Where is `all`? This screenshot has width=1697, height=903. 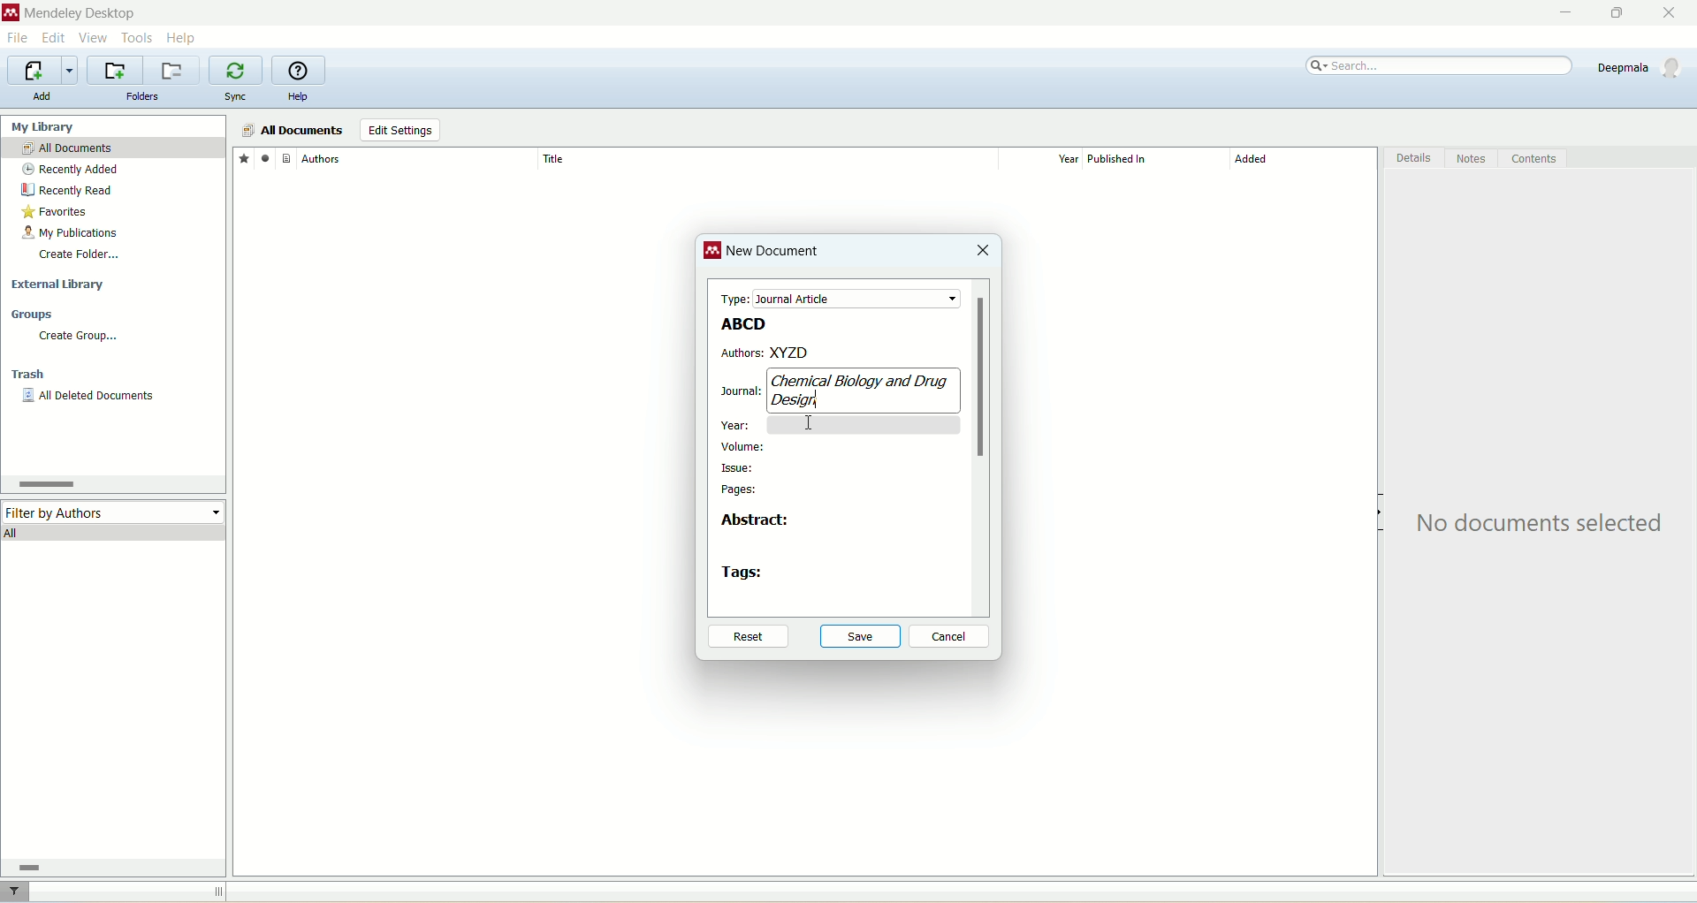 all is located at coordinates (115, 532).